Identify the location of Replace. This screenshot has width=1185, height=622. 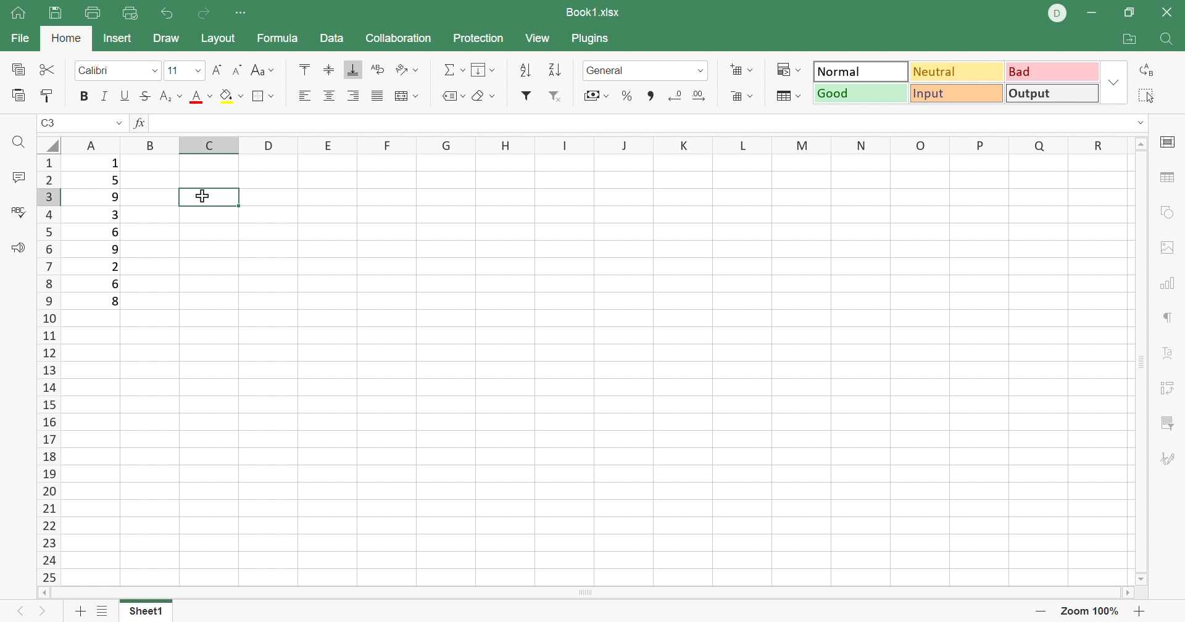
(1145, 71).